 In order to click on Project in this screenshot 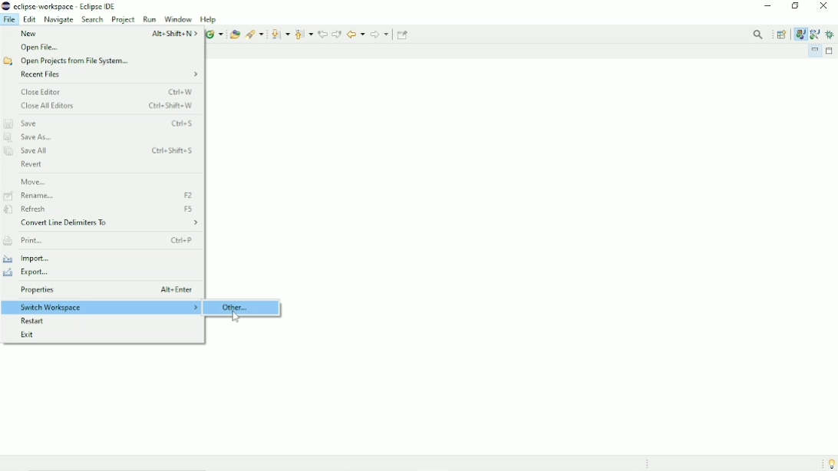, I will do `click(124, 20)`.